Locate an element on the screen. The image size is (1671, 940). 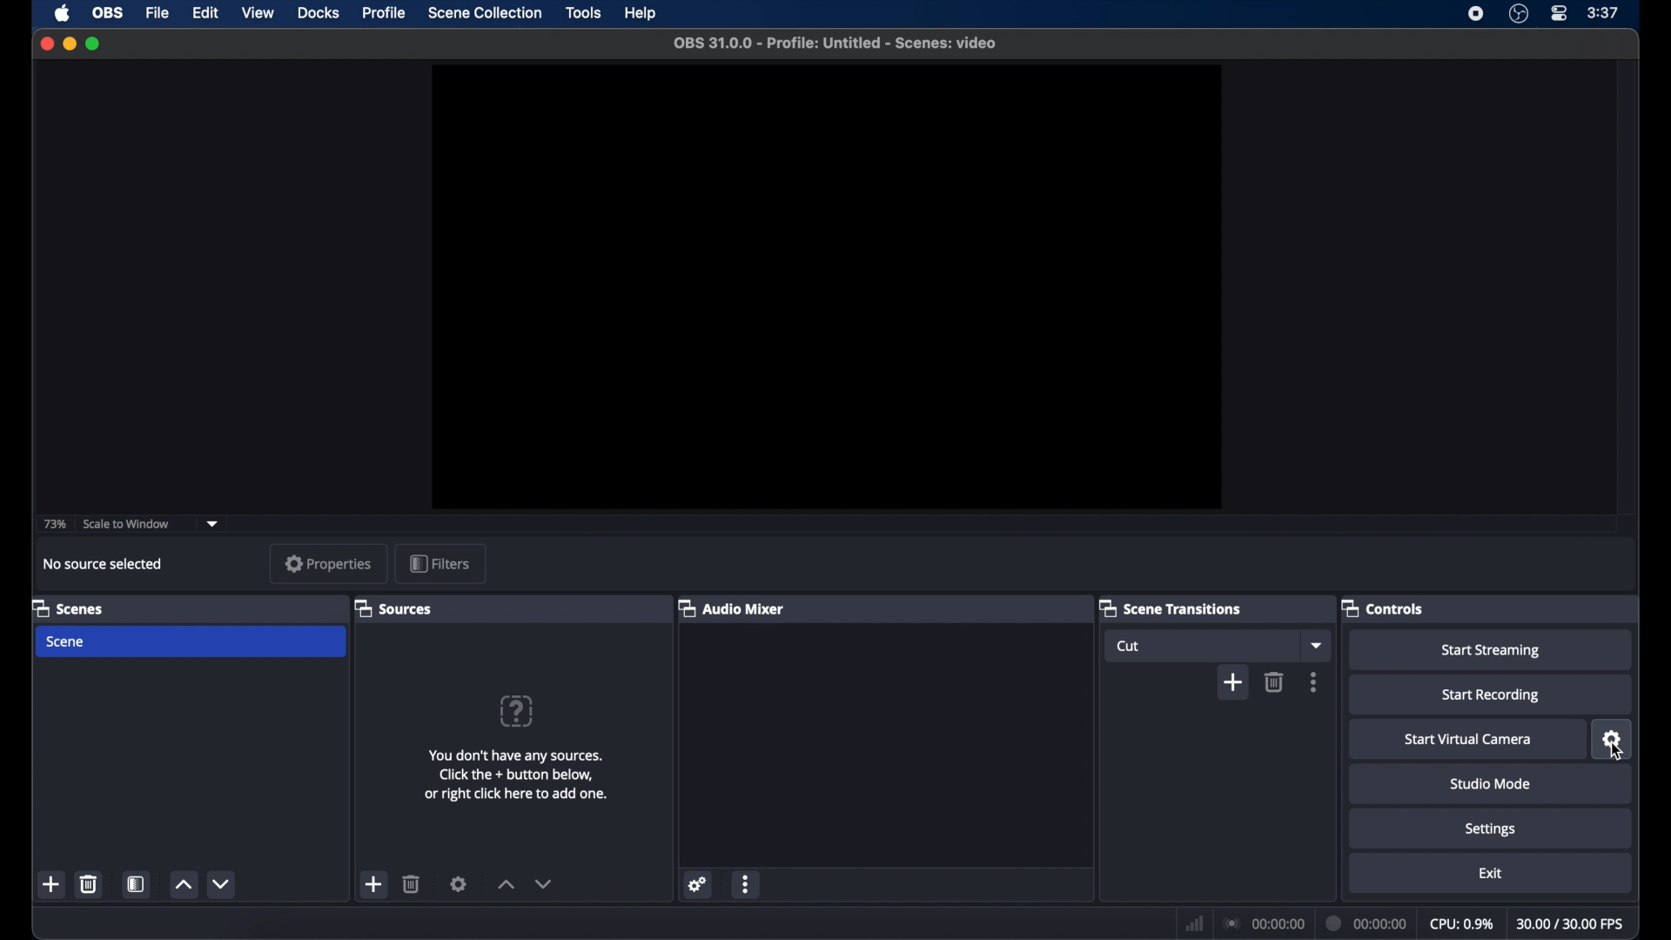
screen recording is located at coordinates (1476, 14).